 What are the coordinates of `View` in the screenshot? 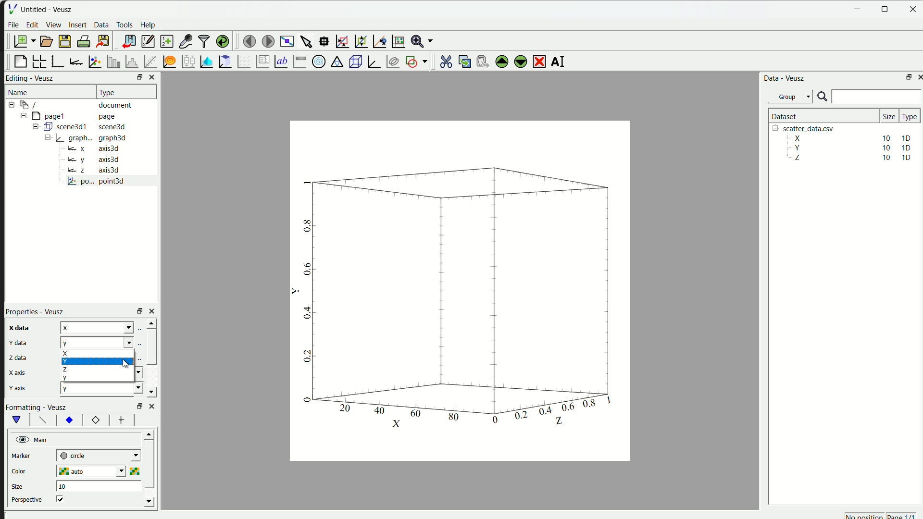 It's located at (52, 24).